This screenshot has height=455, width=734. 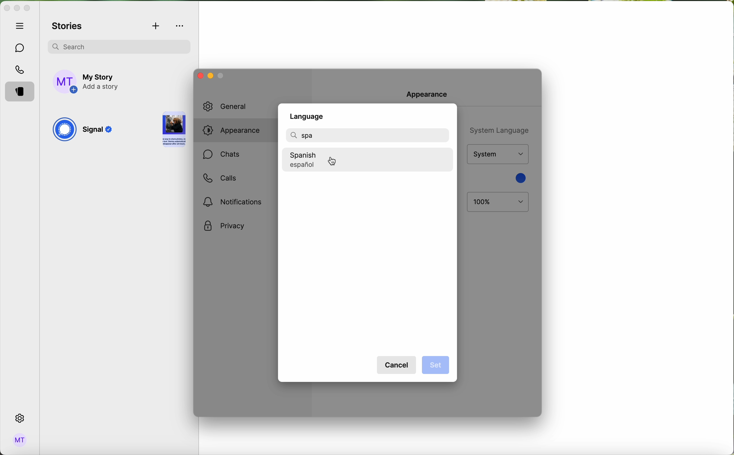 What do you see at coordinates (497, 154) in the screenshot?
I see `theme options` at bounding box center [497, 154].